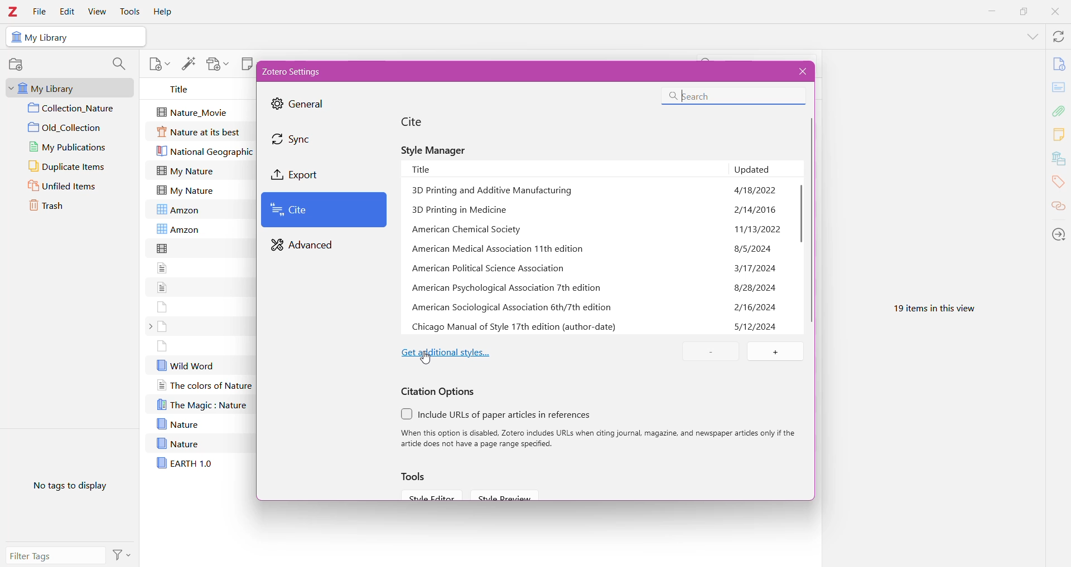 Image resolution: width=1071 pixels, height=567 pixels. I want to click on Style Manager, so click(438, 149).